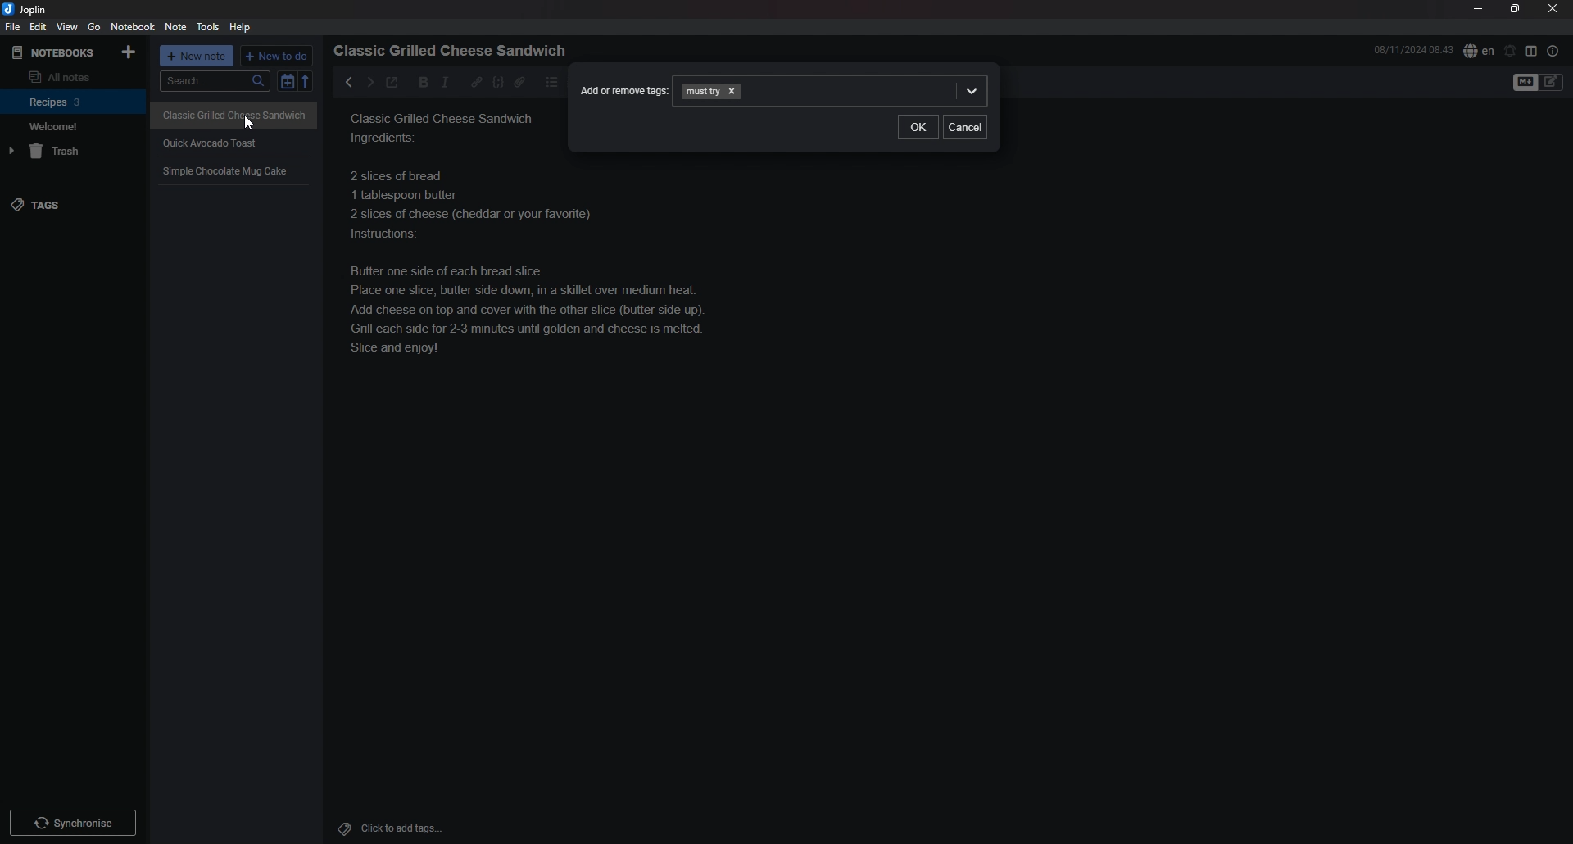 This screenshot has width=1573, height=844. What do you see at coordinates (27, 9) in the screenshot?
I see `joplin` at bounding box center [27, 9].